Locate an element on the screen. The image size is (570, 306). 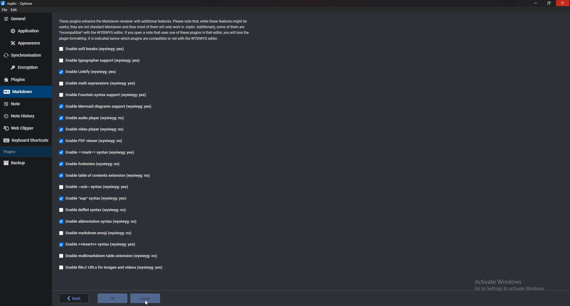
Enable Mark Syntax is located at coordinates (98, 153).